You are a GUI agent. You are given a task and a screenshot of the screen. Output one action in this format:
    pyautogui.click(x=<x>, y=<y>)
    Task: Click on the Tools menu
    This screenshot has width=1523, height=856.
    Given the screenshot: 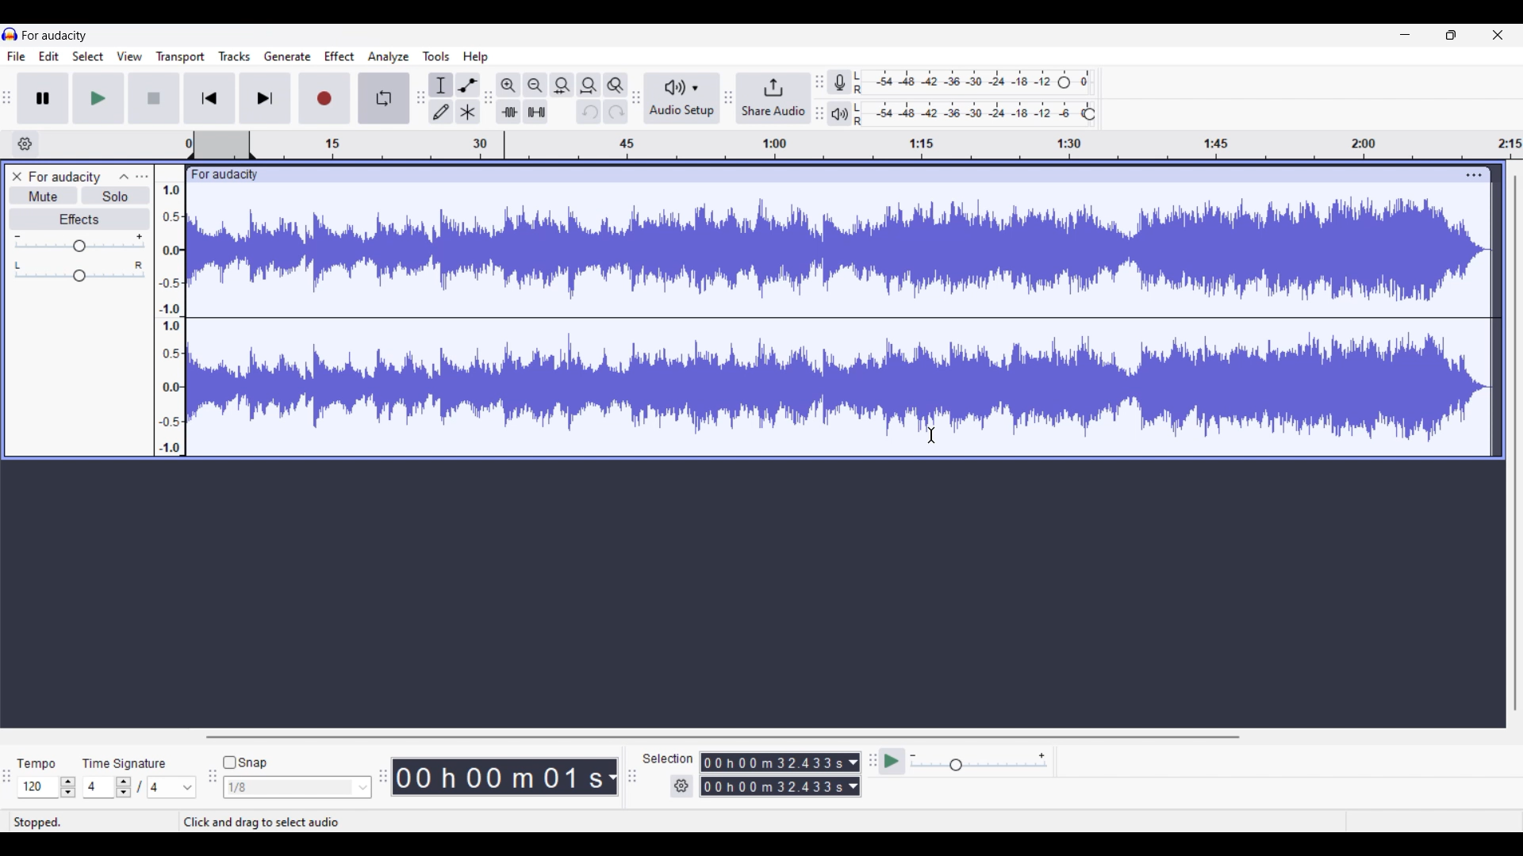 What is the action you would take?
    pyautogui.click(x=436, y=56)
    